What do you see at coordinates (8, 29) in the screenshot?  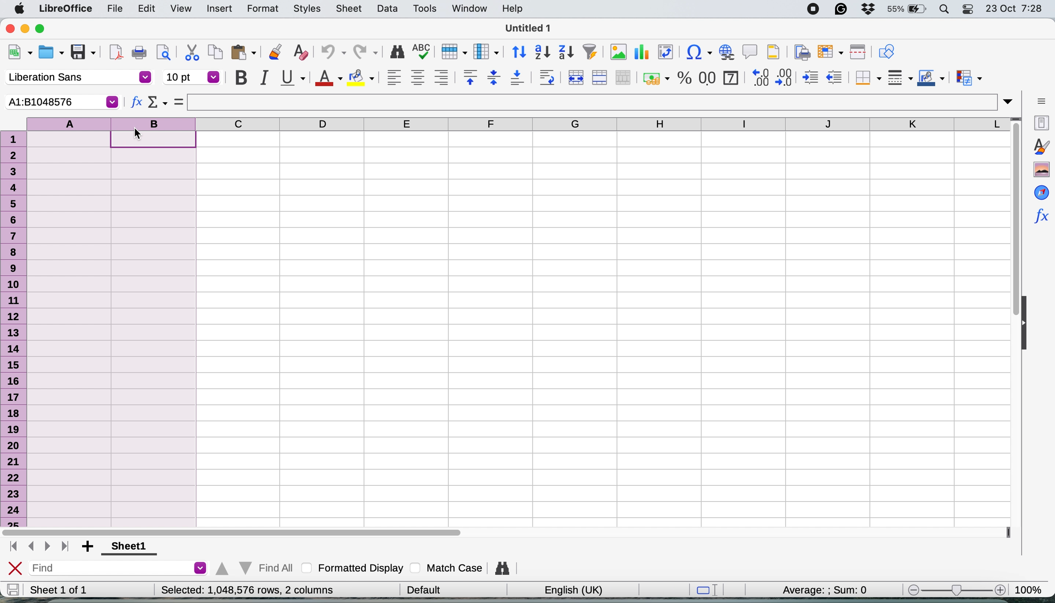 I see `close` at bounding box center [8, 29].